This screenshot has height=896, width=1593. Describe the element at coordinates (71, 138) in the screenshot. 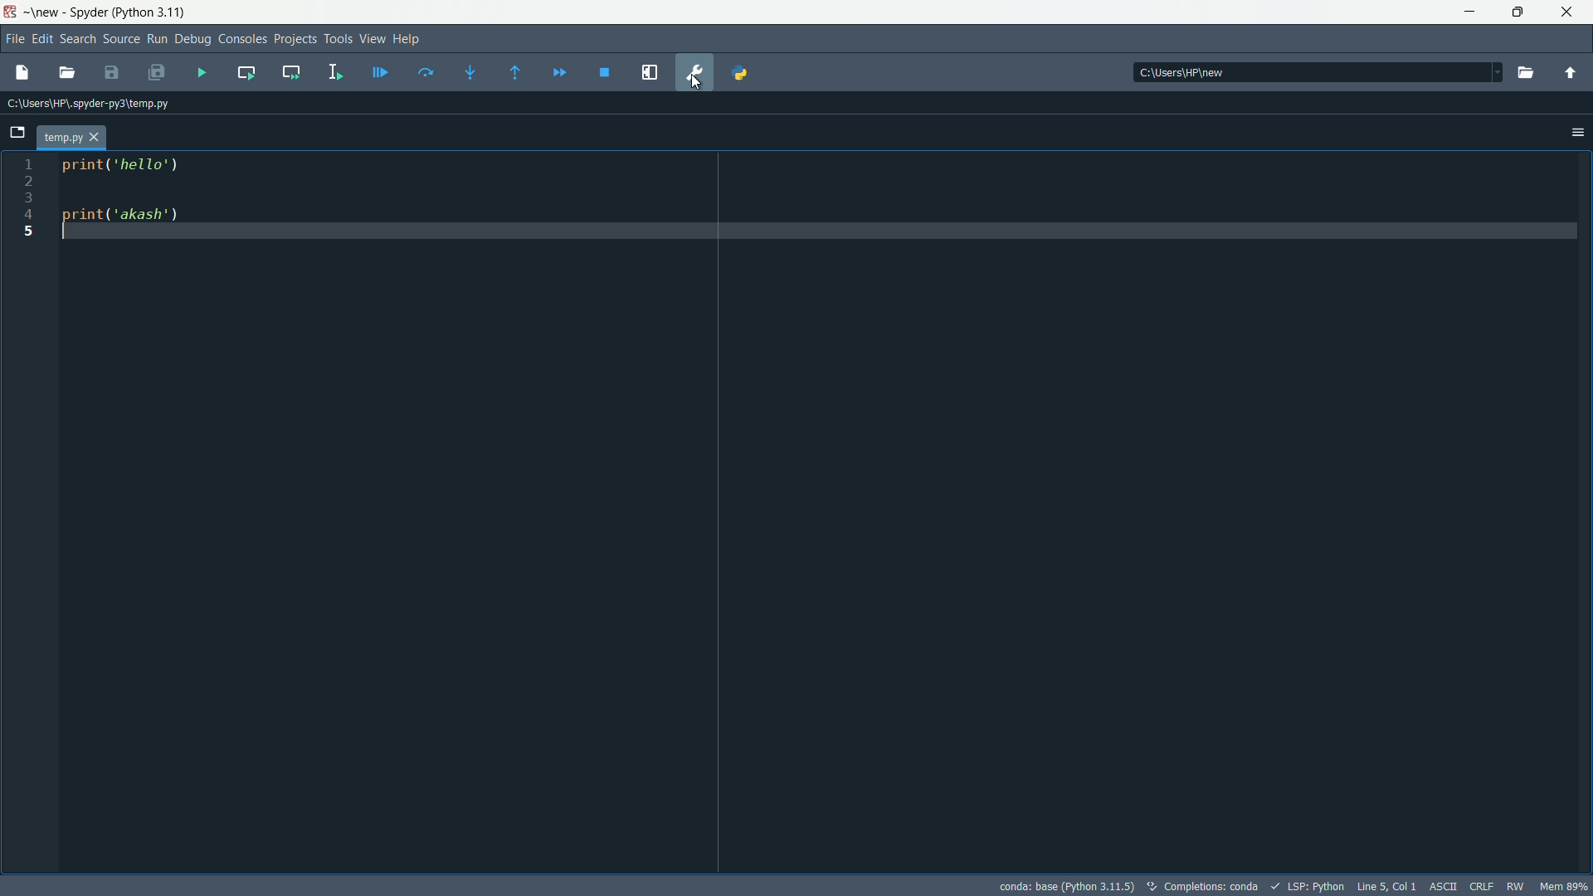

I see `file tab` at that location.